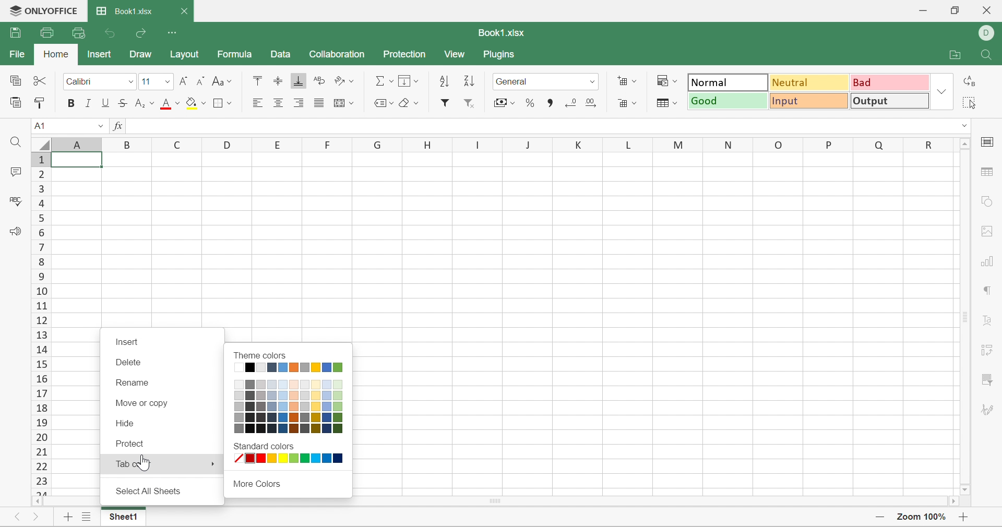 This screenshot has height=527, width=1002. Describe the element at coordinates (384, 82) in the screenshot. I see `Summation` at that location.